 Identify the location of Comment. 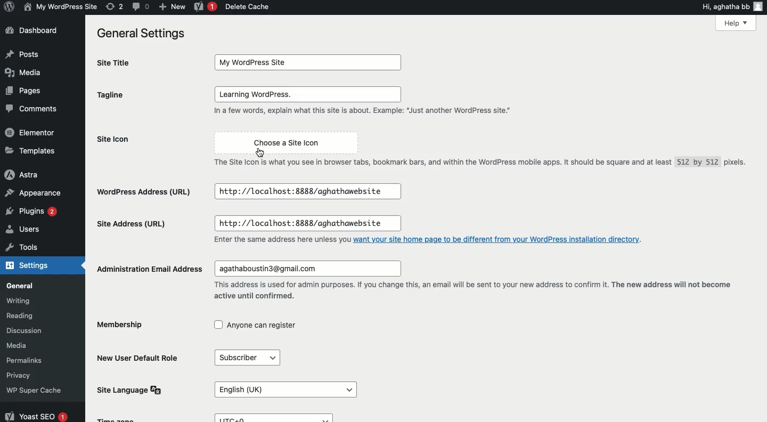
(33, 110).